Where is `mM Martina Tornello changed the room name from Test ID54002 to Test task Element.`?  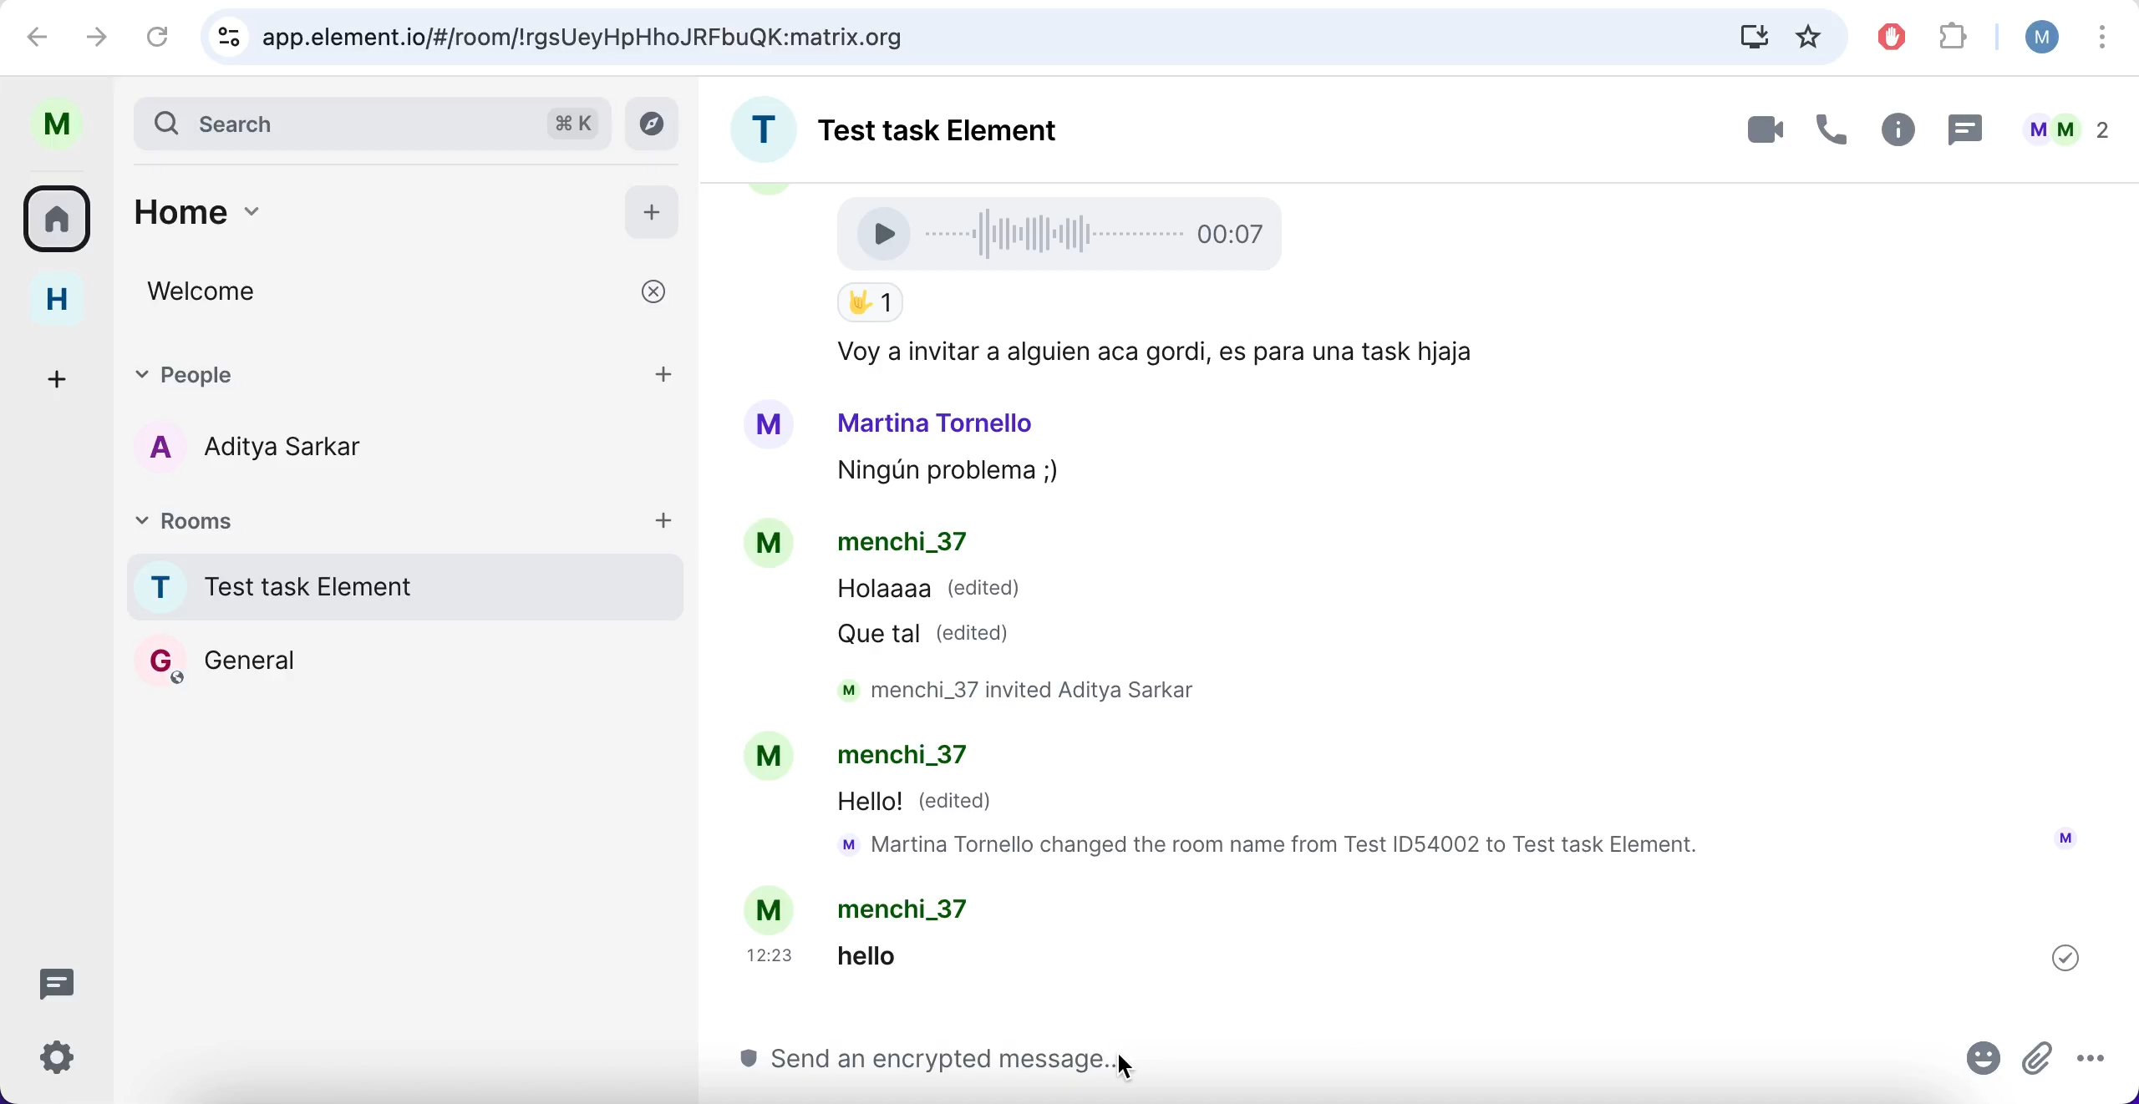 mM Martina Tornello changed the room name from Test ID54002 to Test task Element. is located at coordinates (1278, 847).